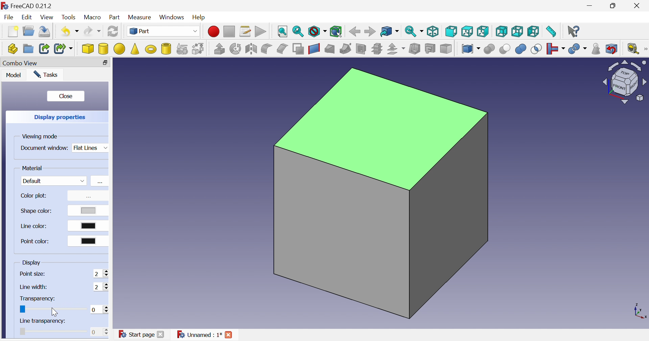 Image resolution: width=649 pixels, height=341 pixels. I want to click on Loft, so click(330, 49).